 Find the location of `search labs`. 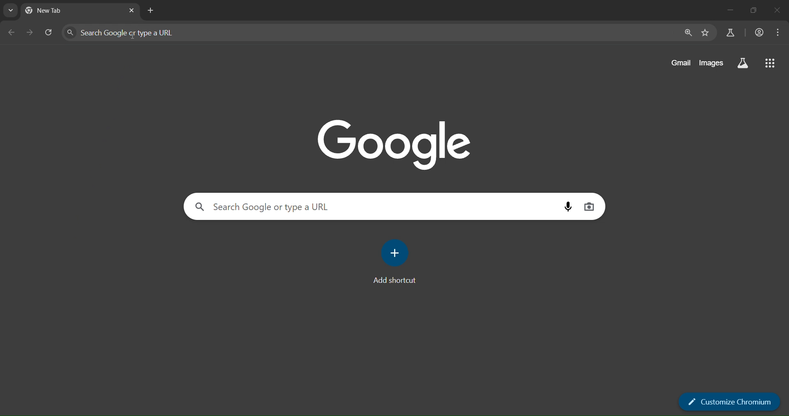

search labs is located at coordinates (744, 62).